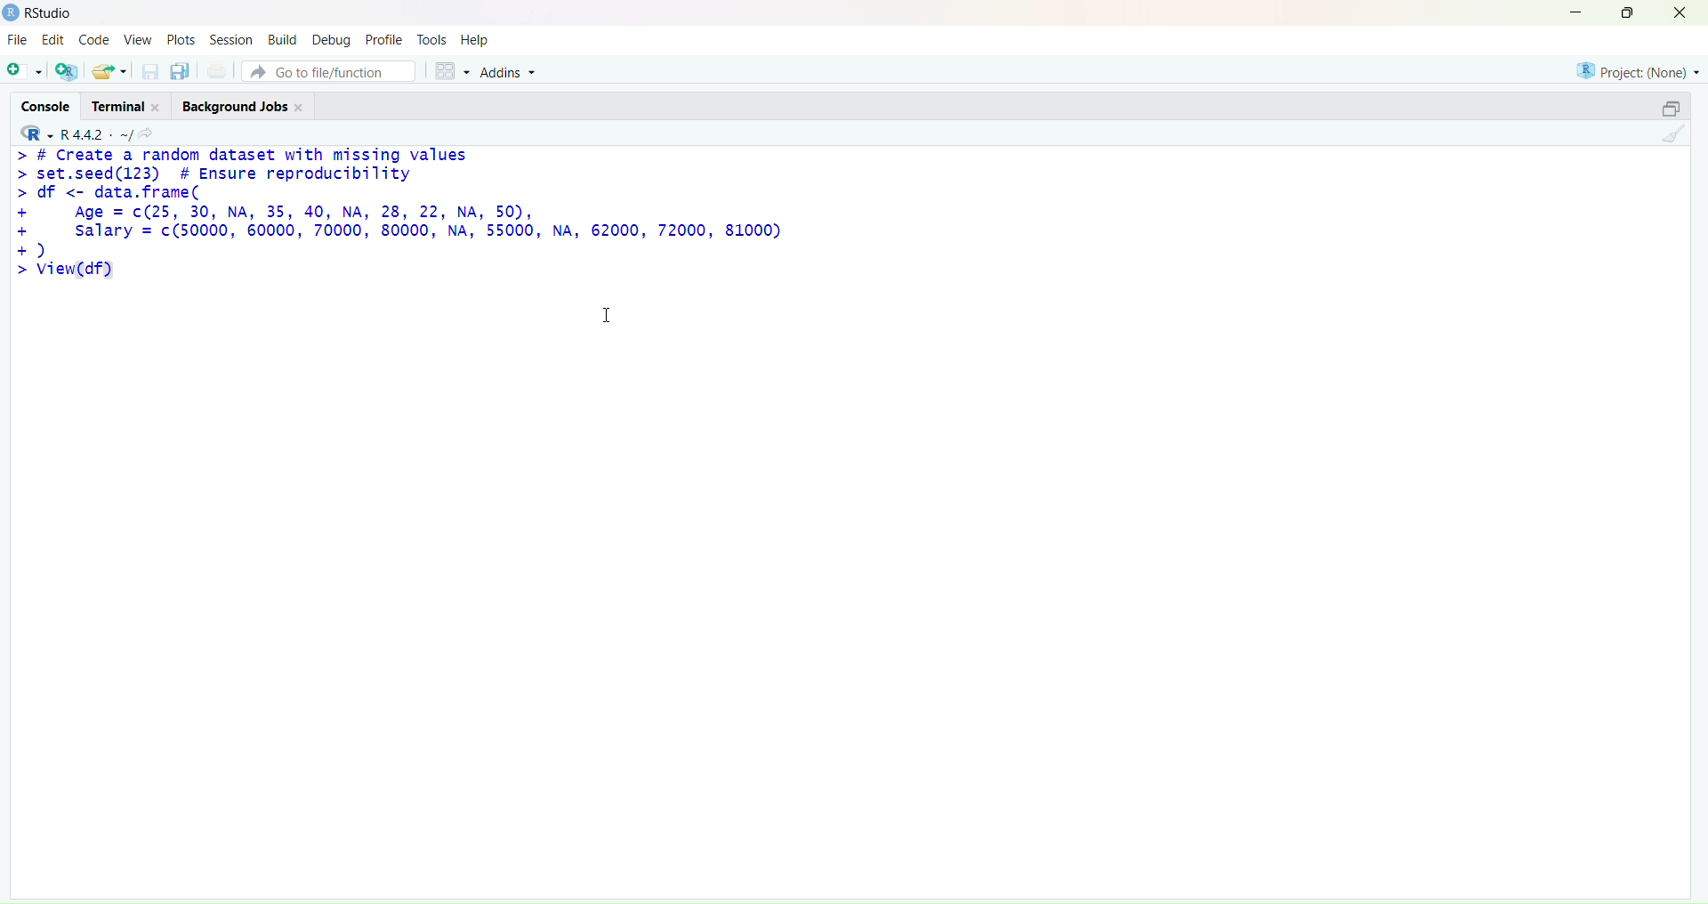  What do you see at coordinates (46, 105) in the screenshot?
I see `console` at bounding box center [46, 105].